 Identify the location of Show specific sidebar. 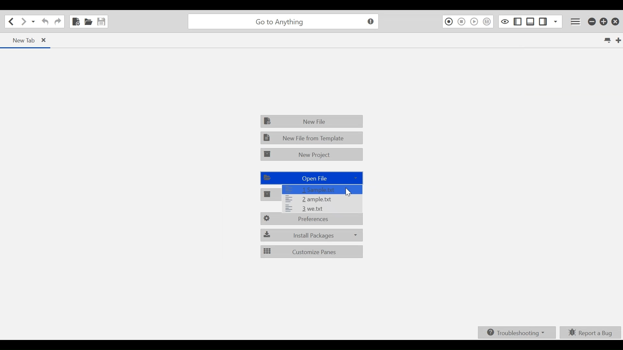
(556, 21).